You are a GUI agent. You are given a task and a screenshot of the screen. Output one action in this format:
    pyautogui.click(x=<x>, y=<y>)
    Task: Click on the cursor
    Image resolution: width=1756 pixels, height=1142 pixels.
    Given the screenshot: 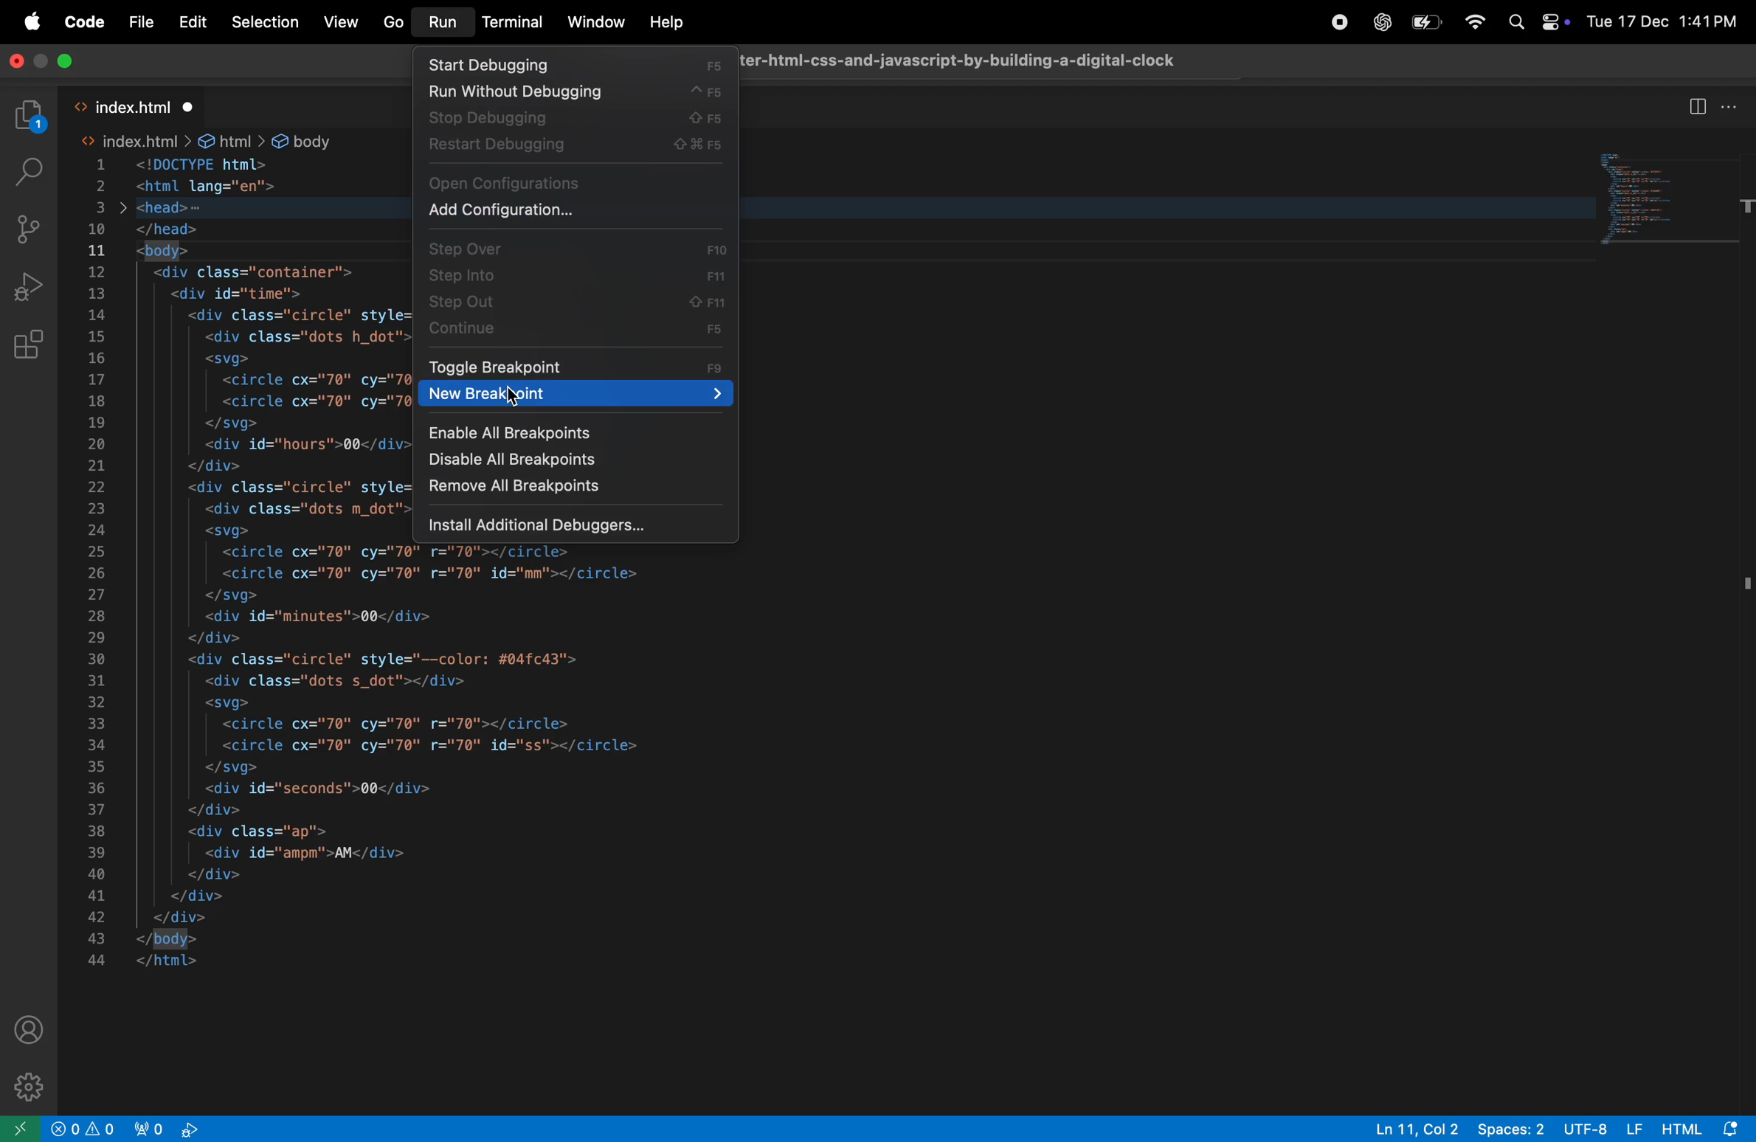 What is the action you would take?
    pyautogui.click(x=514, y=398)
    